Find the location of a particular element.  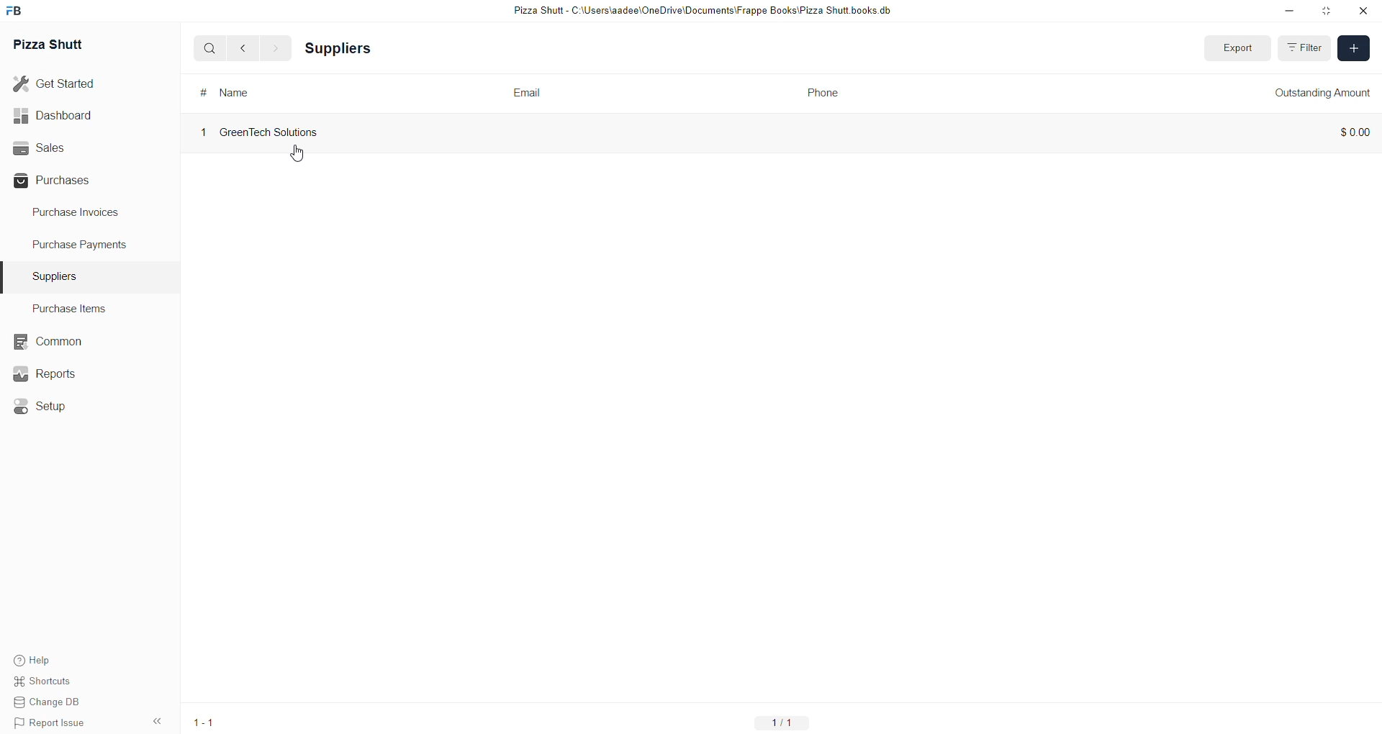

Setup is located at coordinates (42, 404).